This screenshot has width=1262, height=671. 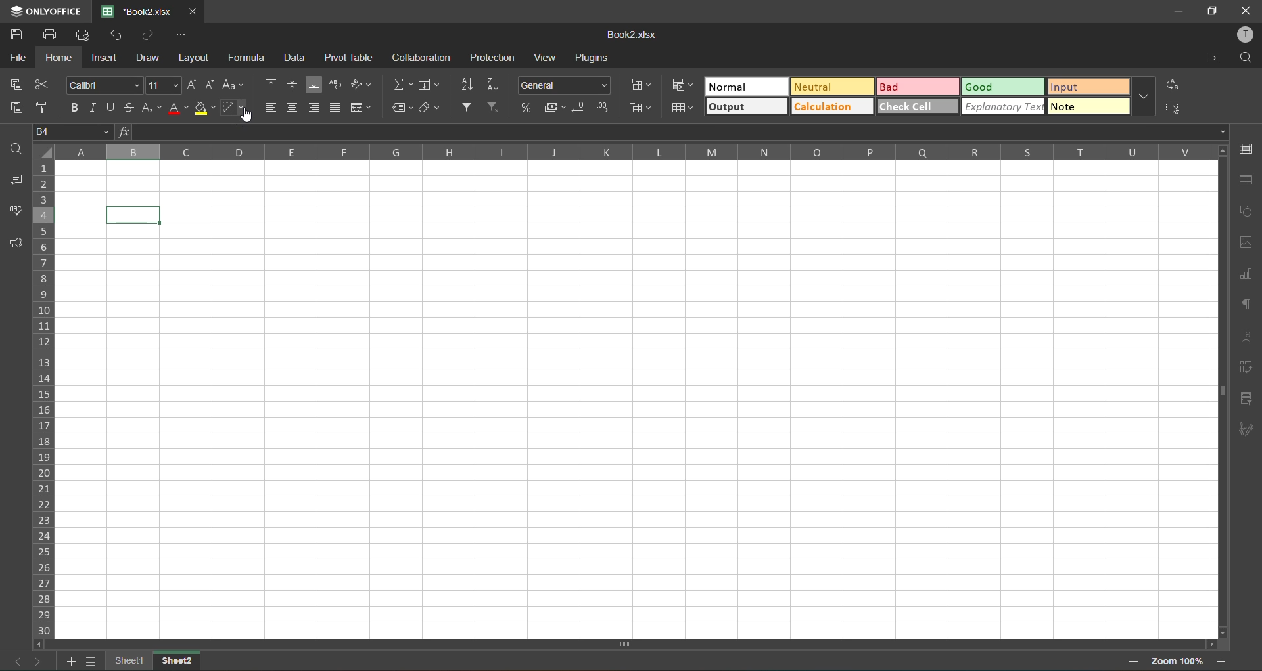 I want to click on MAXIMISE, so click(x=1213, y=12).